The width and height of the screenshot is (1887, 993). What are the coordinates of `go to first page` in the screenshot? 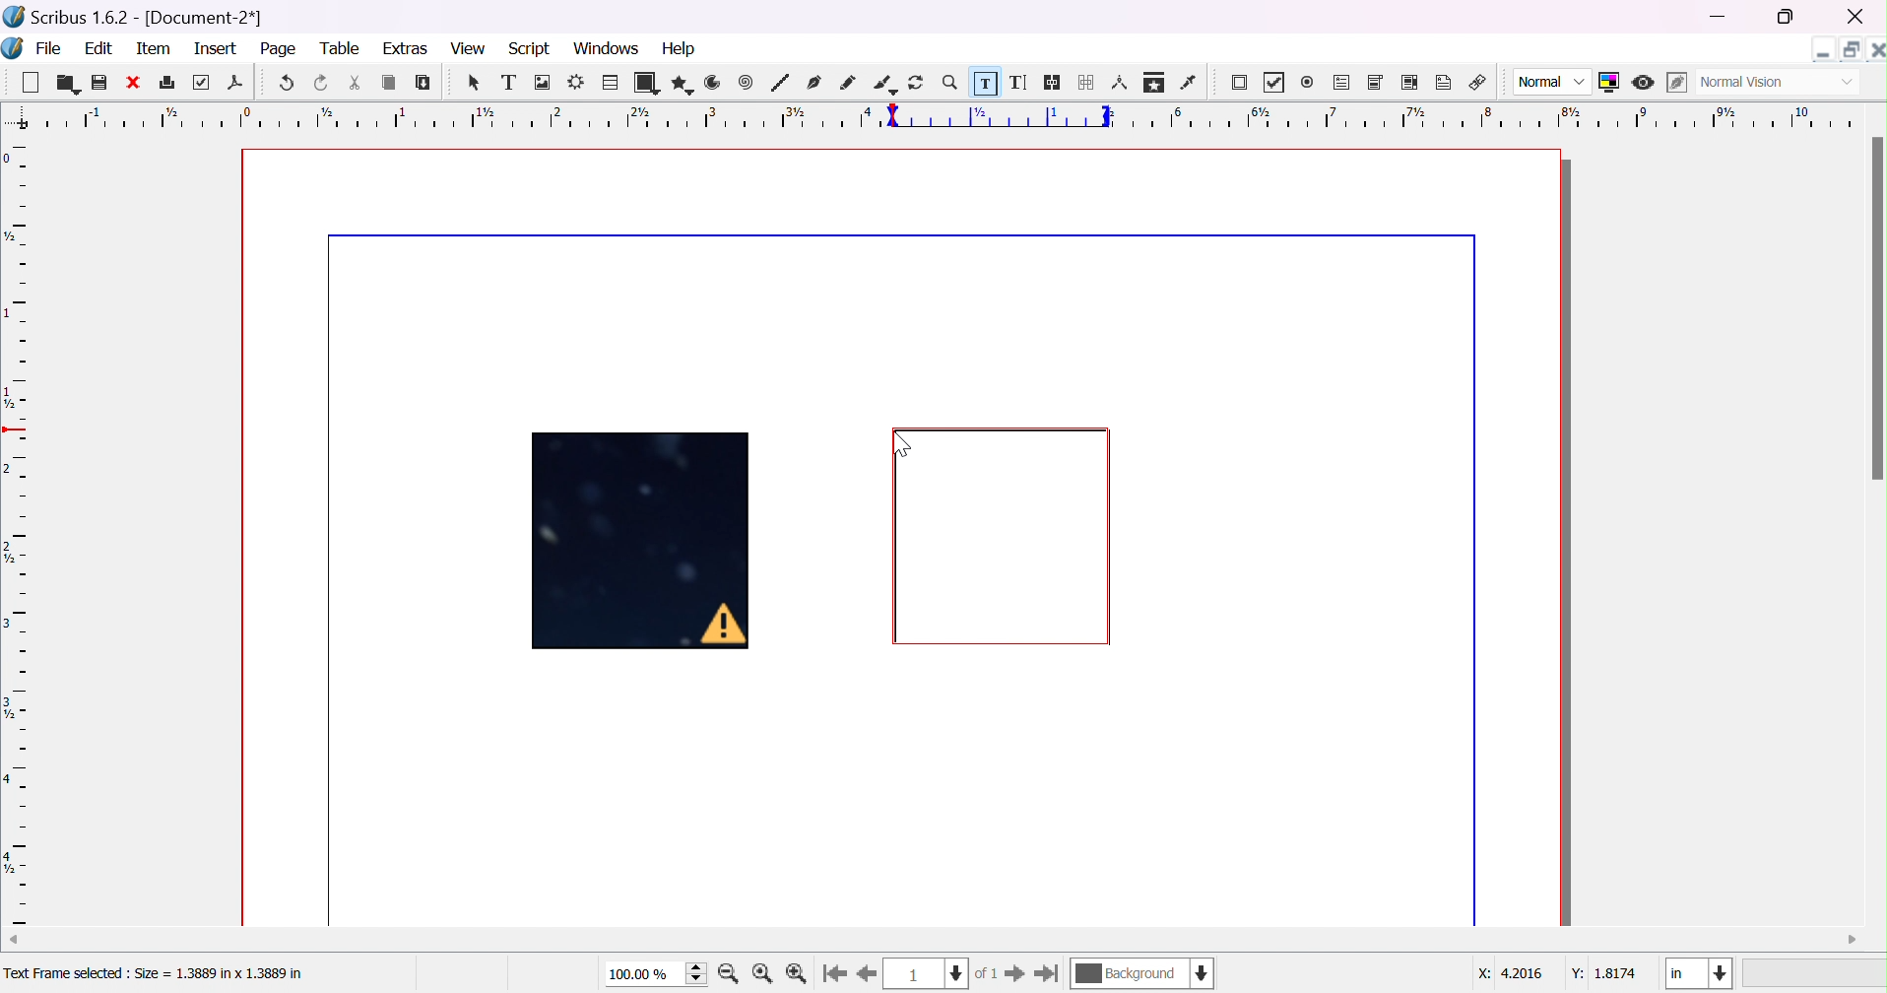 It's located at (836, 973).